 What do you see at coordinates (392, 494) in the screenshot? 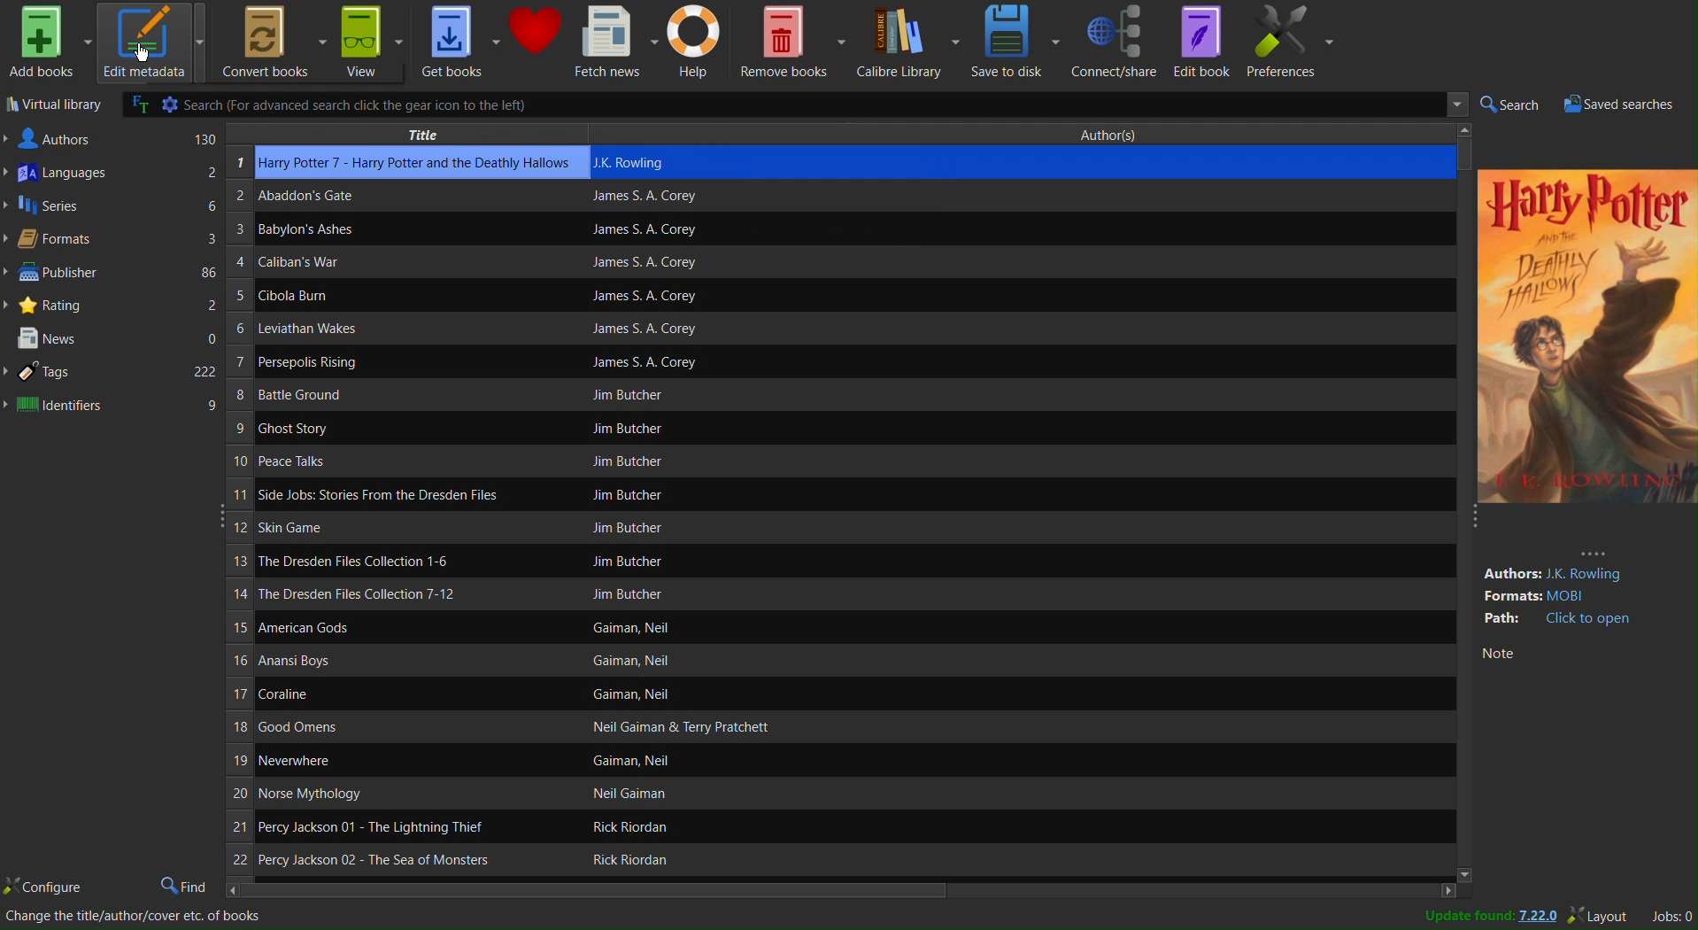
I see `Book name` at bounding box center [392, 494].